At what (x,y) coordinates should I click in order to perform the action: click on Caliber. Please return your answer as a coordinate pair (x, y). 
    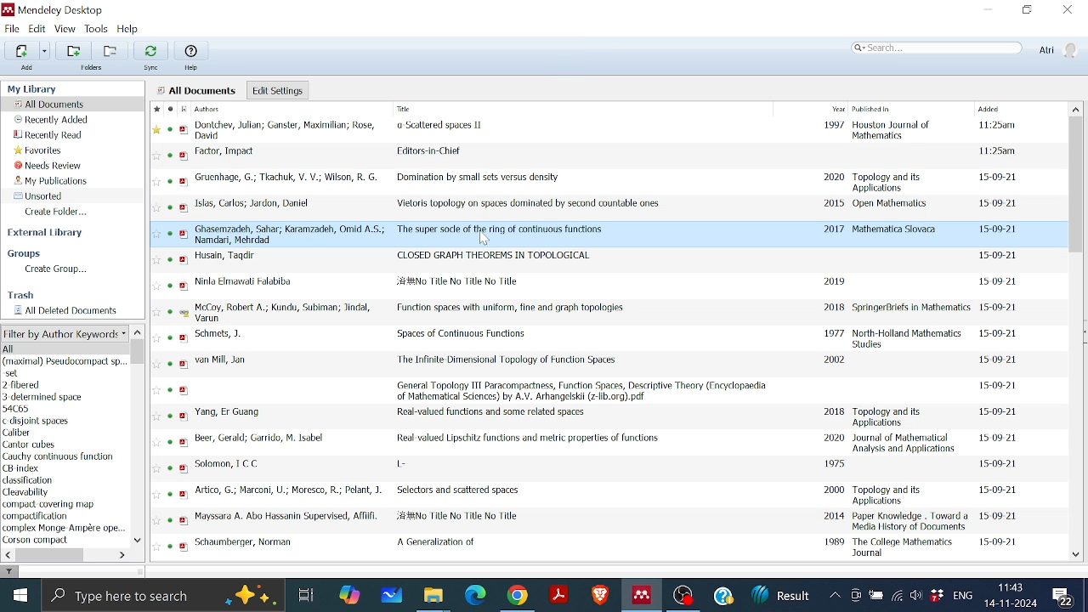
    Looking at the image, I should click on (18, 433).